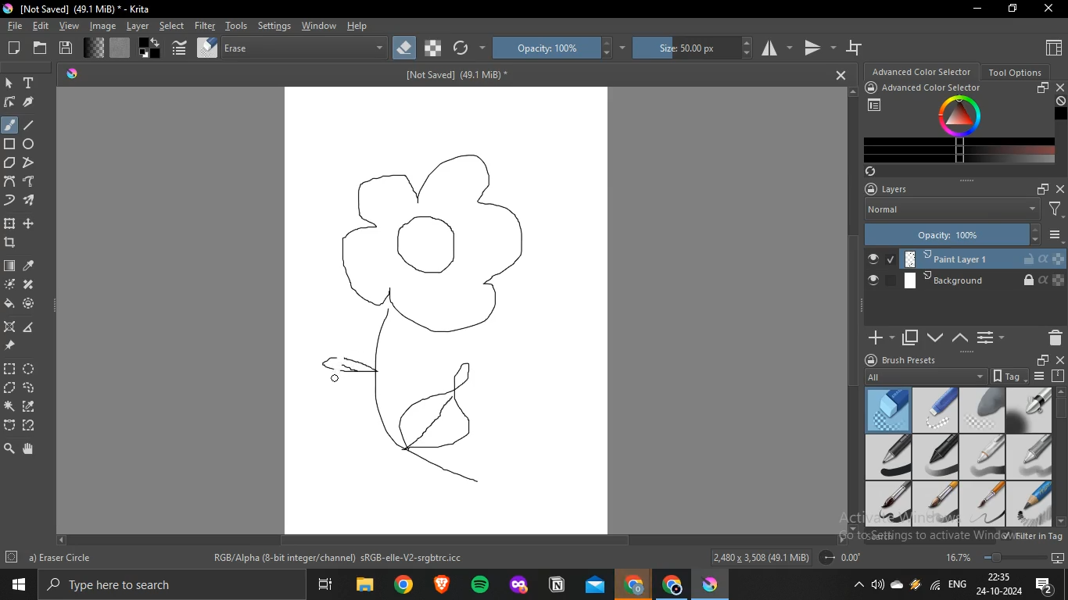  Describe the element at coordinates (951, 212) in the screenshot. I see `Normal` at that location.